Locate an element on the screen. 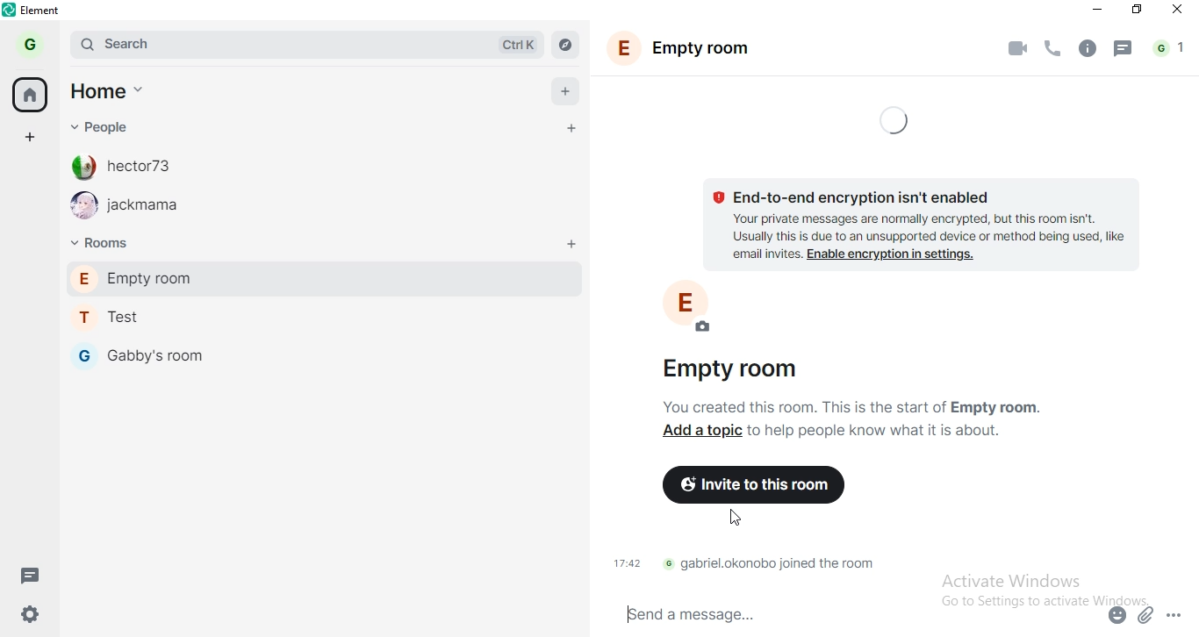  add space is located at coordinates (32, 144).